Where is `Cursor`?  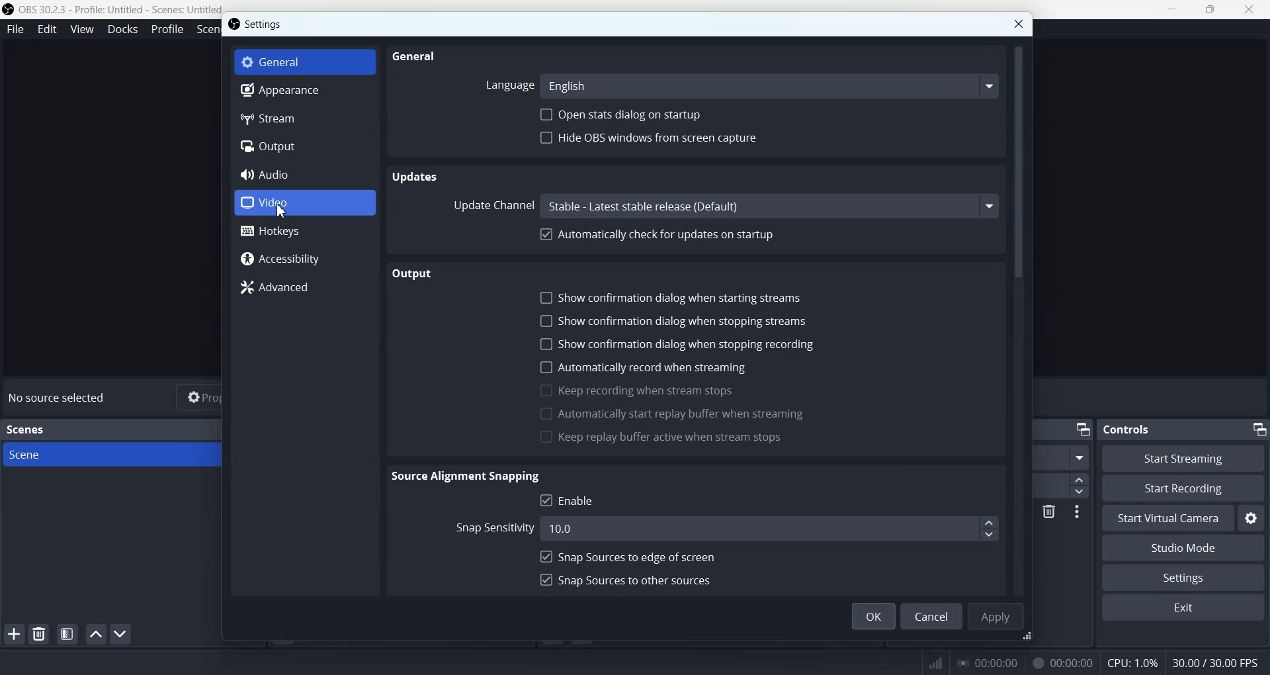
Cursor is located at coordinates (282, 209).